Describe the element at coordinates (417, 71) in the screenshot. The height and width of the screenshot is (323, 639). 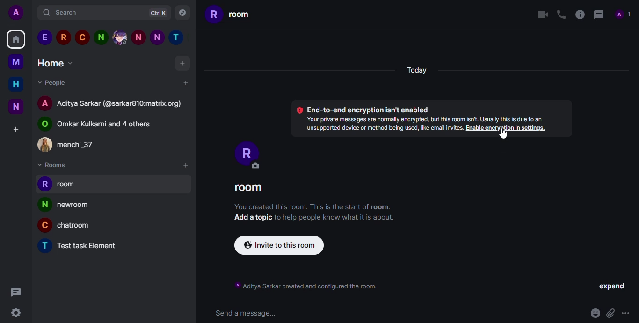
I see `today` at that location.